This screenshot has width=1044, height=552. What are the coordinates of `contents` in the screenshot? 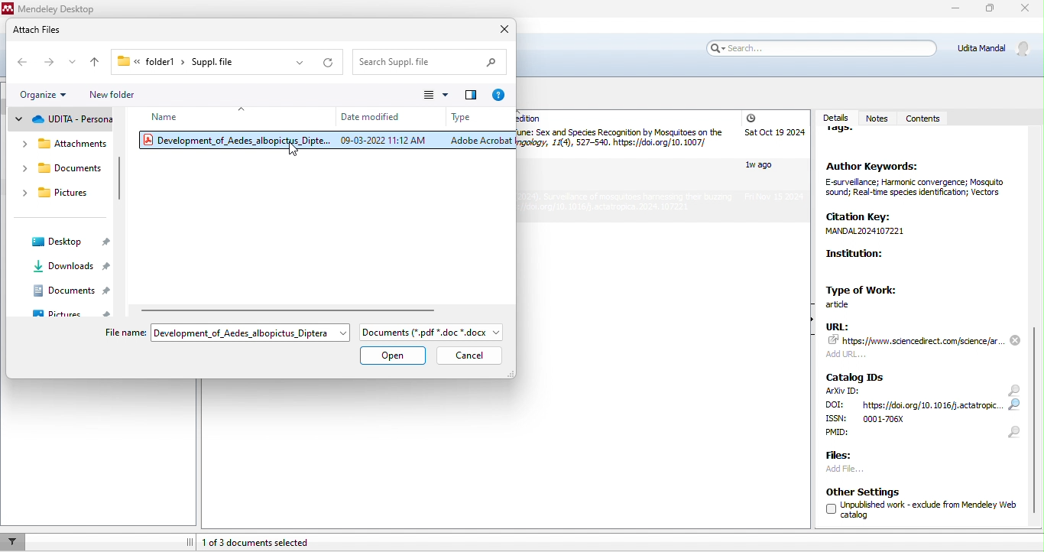 It's located at (925, 119).